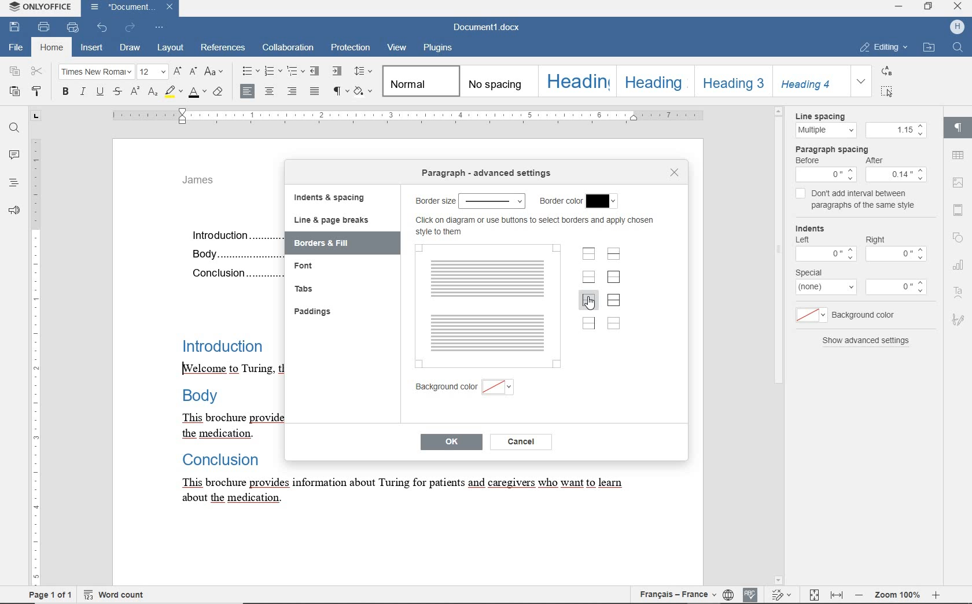  Describe the element at coordinates (14, 156) in the screenshot. I see `comments` at that location.